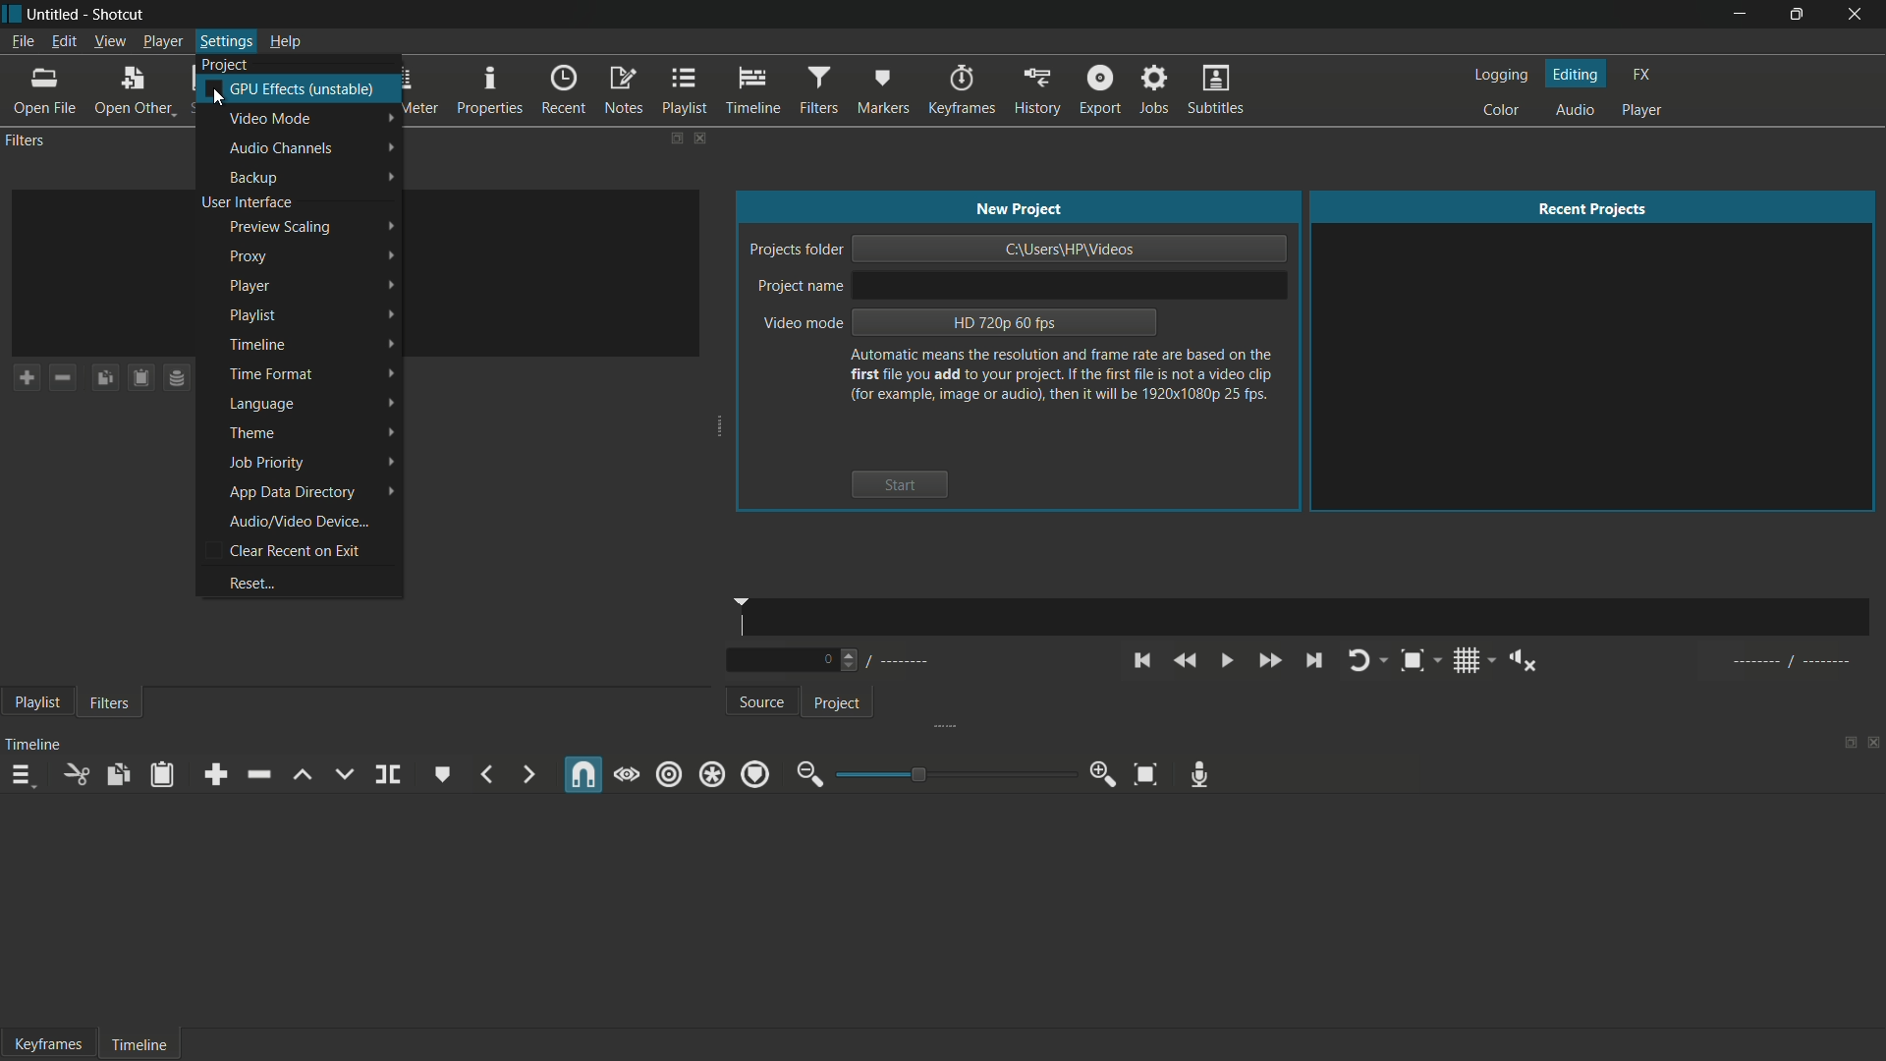 This screenshot has width=1886, height=1061. What do you see at coordinates (699, 138) in the screenshot?
I see `close filters` at bounding box center [699, 138].